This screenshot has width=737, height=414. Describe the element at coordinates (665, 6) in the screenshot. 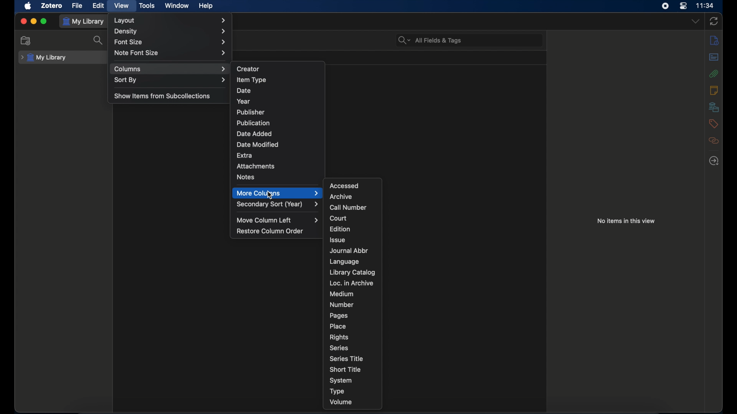

I see `screen recorder` at that location.